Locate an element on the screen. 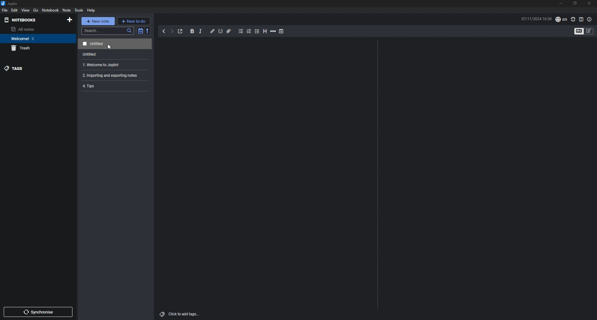  new todo is located at coordinates (134, 21).